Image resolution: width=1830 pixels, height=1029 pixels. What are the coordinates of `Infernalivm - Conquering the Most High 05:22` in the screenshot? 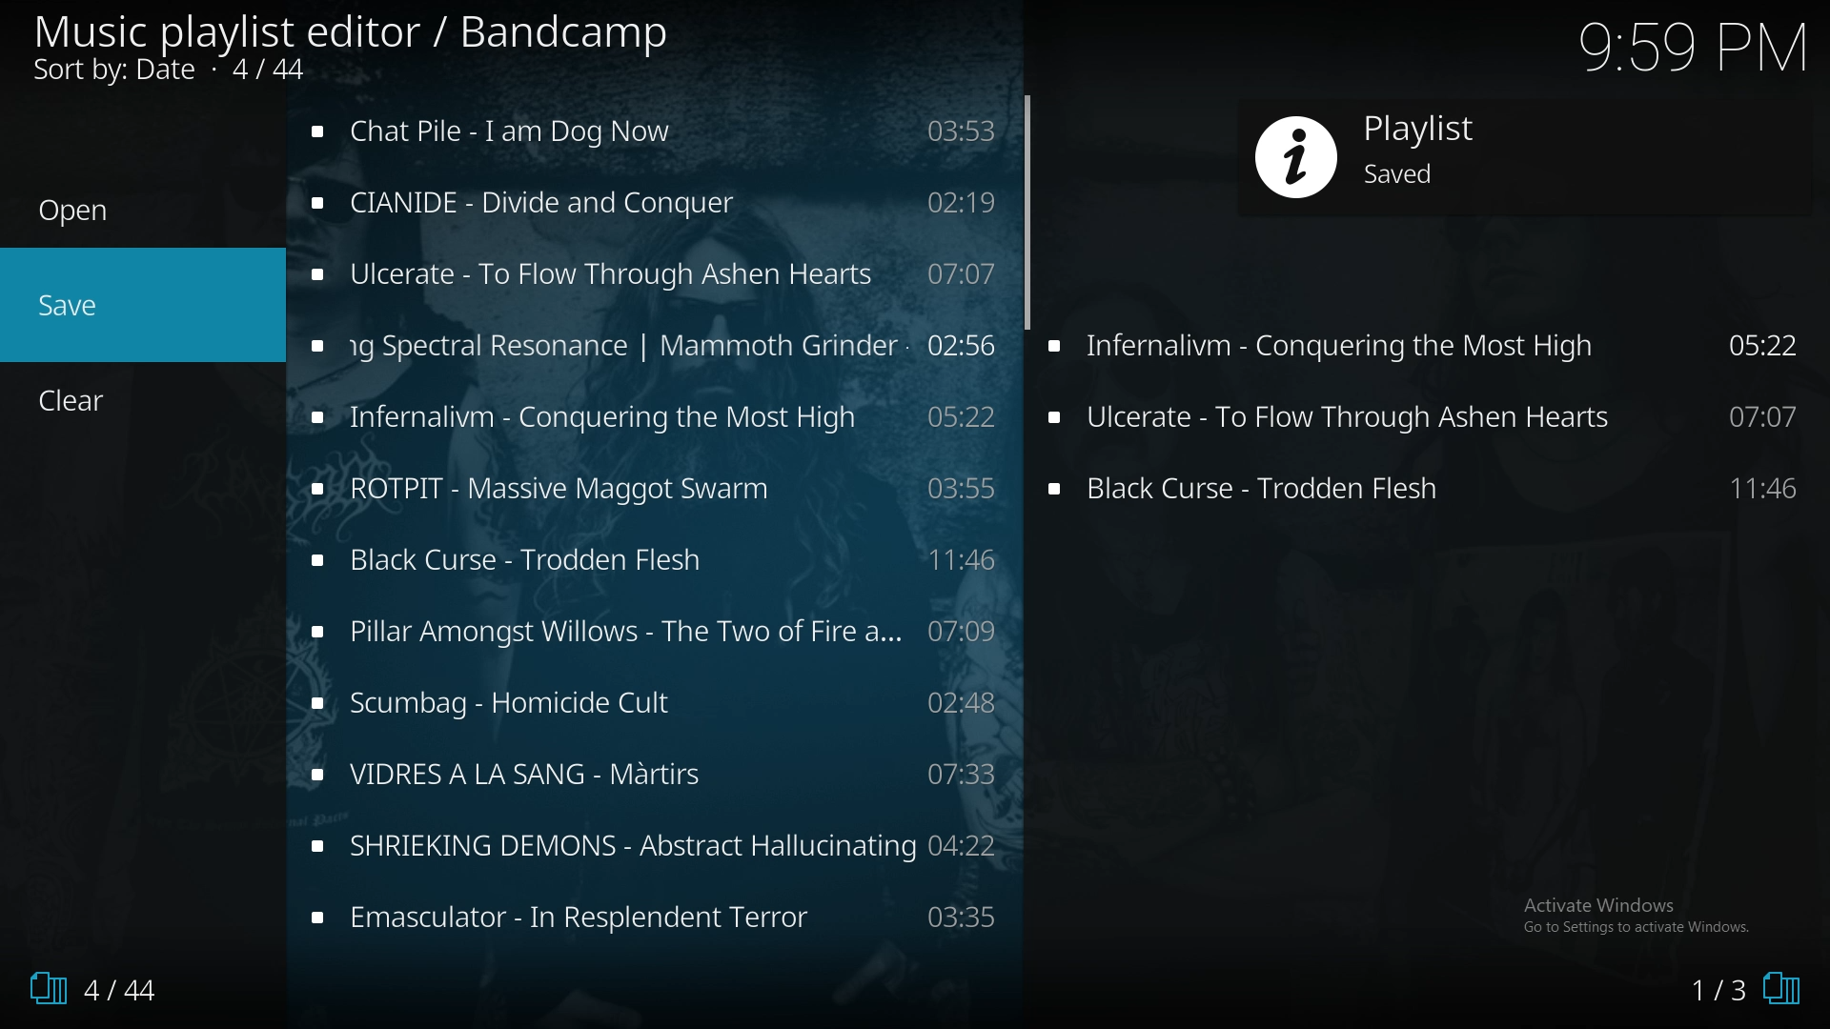 It's located at (1429, 419).